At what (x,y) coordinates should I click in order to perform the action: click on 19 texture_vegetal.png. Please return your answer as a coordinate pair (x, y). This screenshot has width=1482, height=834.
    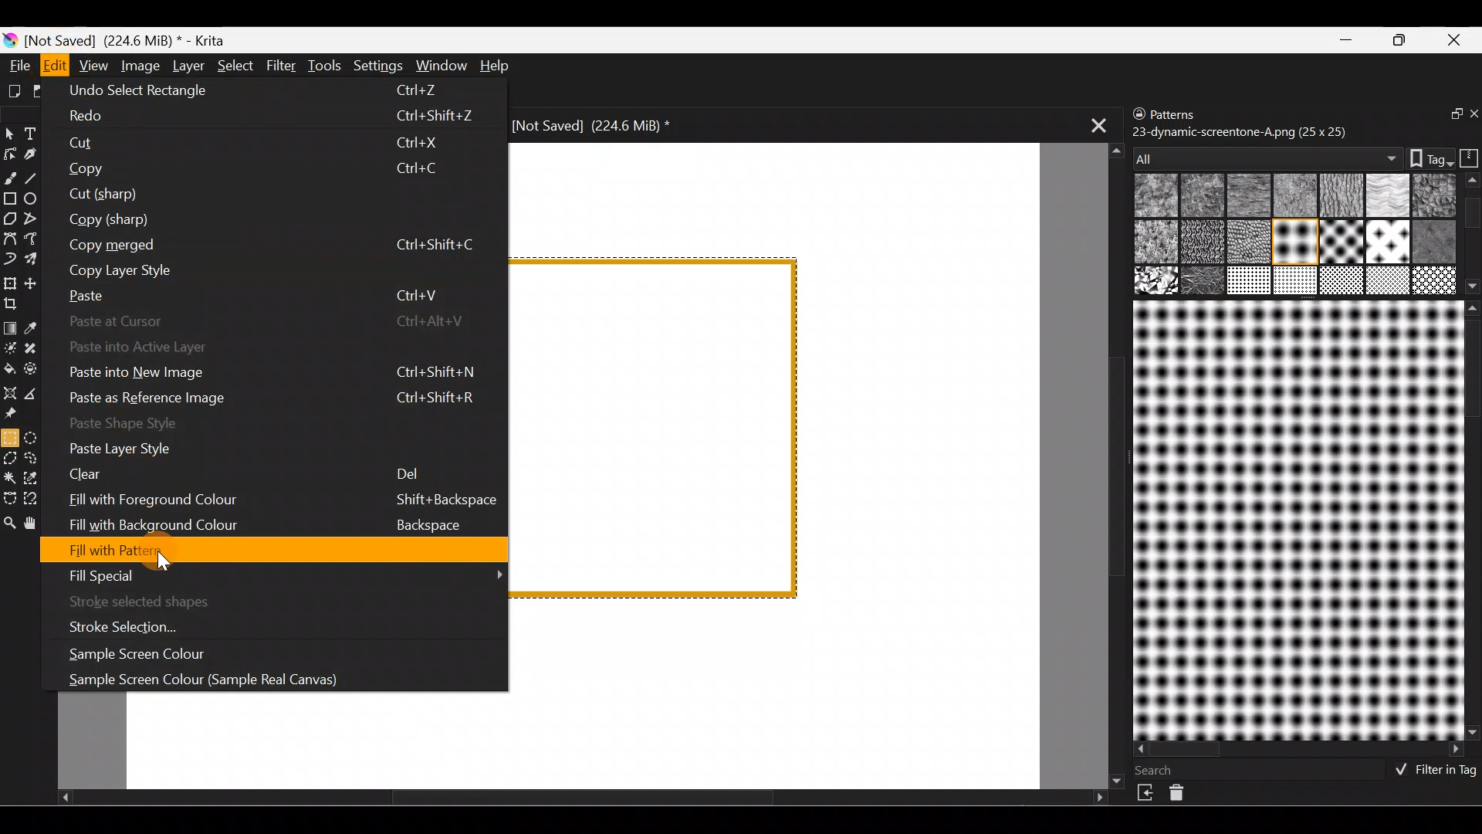
    Looking at the image, I should click on (1436, 280).